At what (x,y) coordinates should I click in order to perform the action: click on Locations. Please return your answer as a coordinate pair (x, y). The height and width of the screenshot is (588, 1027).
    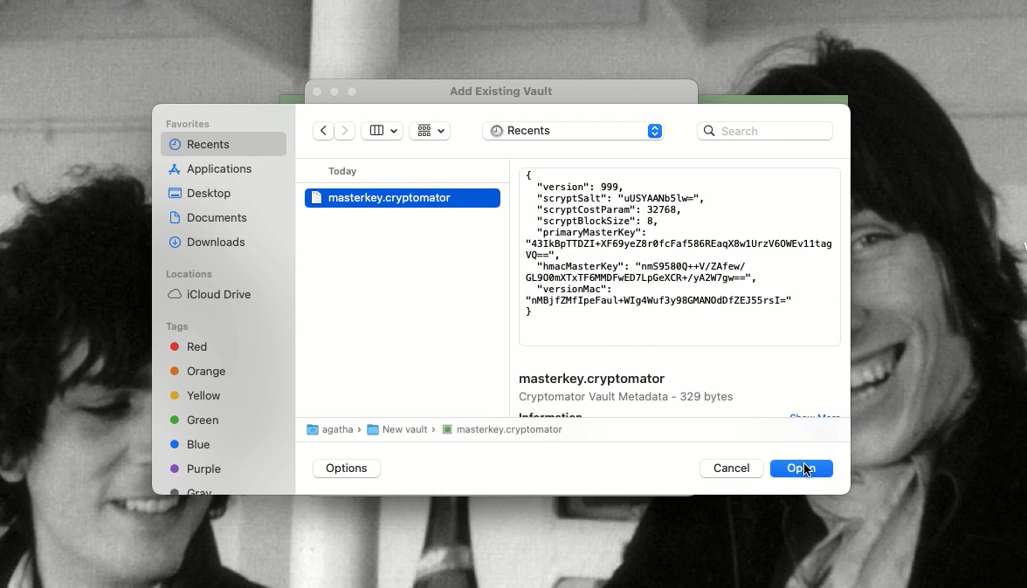
    Looking at the image, I should click on (189, 274).